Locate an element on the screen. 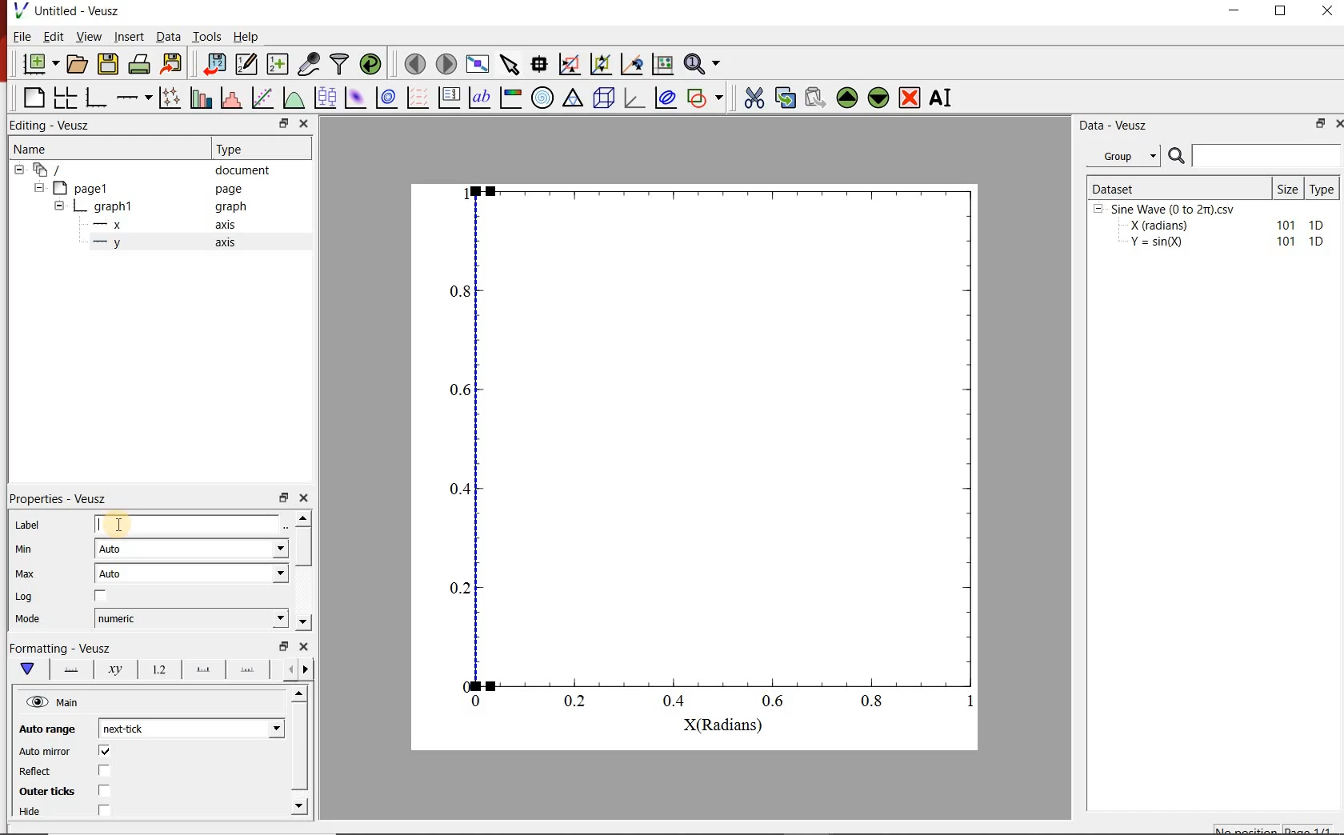 The width and height of the screenshot is (1344, 835). plot 2d dataset as contours is located at coordinates (386, 98).